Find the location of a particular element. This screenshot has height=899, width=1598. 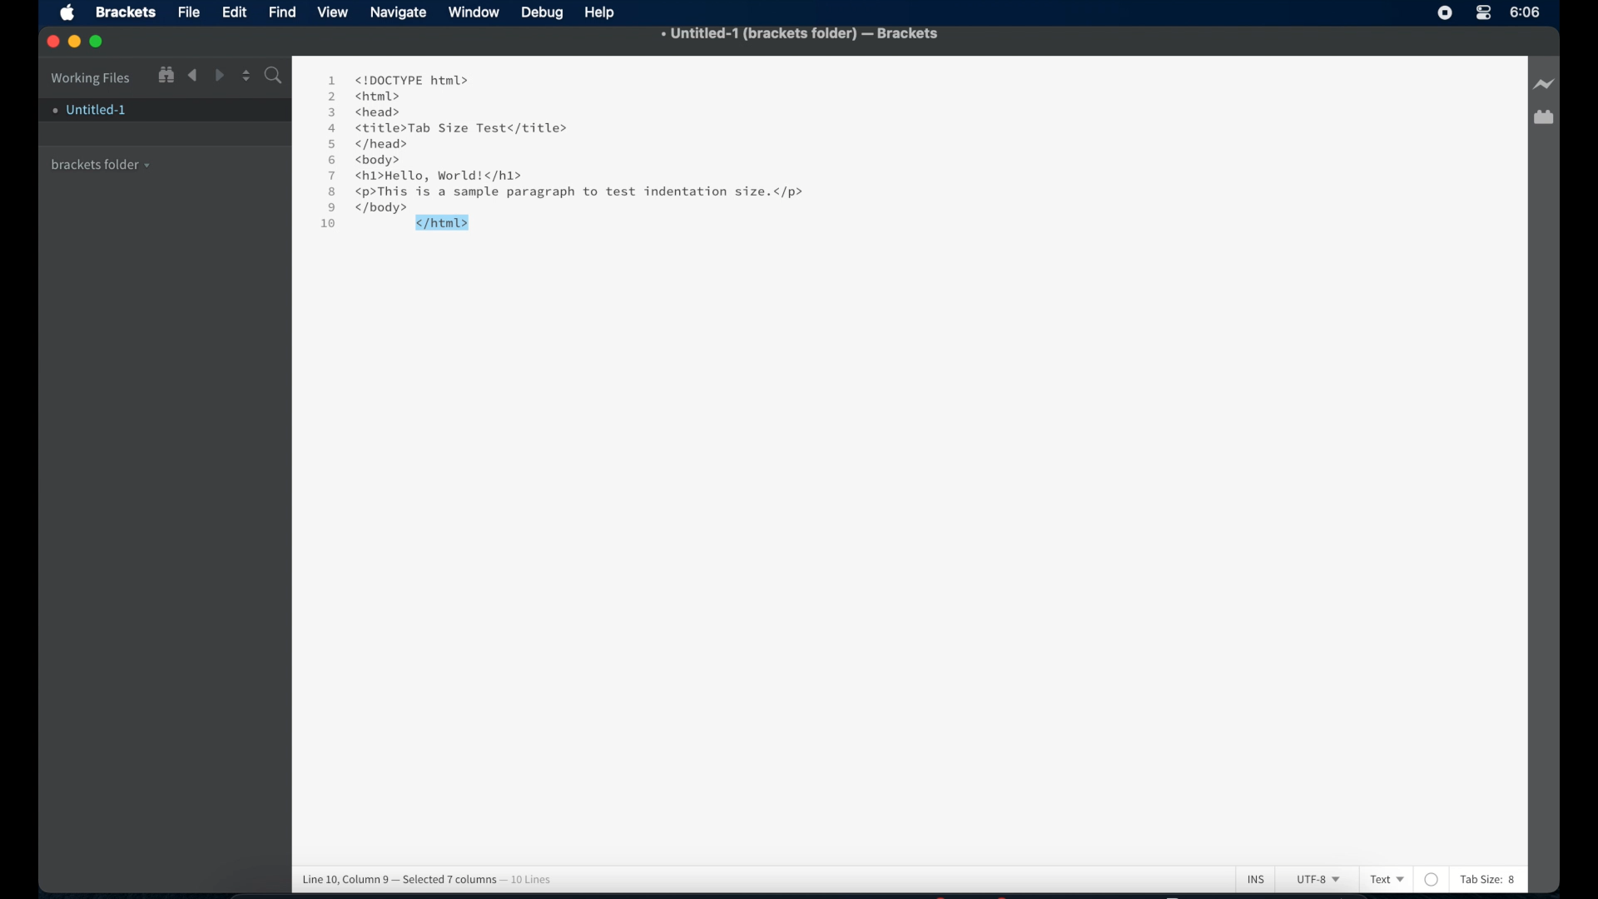

Help is located at coordinates (603, 12).